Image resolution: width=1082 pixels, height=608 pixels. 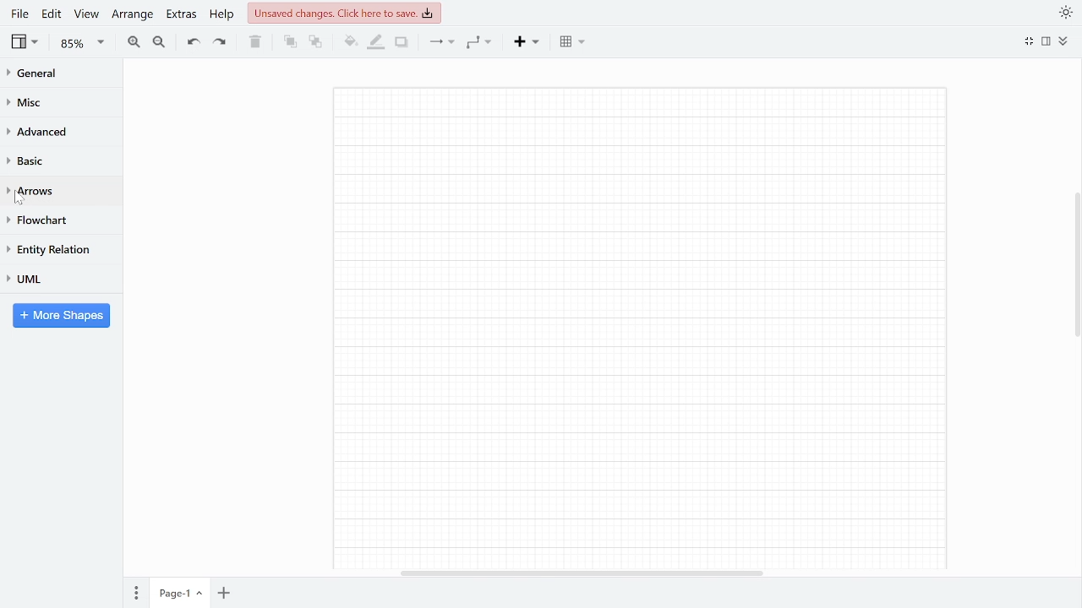 I want to click on Canvas, so click(x=653, y=327).